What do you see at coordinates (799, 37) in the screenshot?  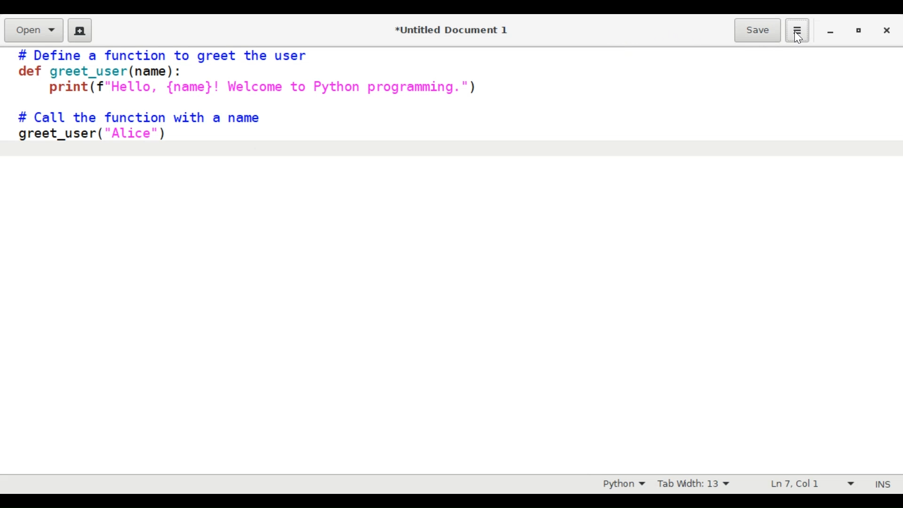 I see `Cursor` at bounding box center [799, 37].